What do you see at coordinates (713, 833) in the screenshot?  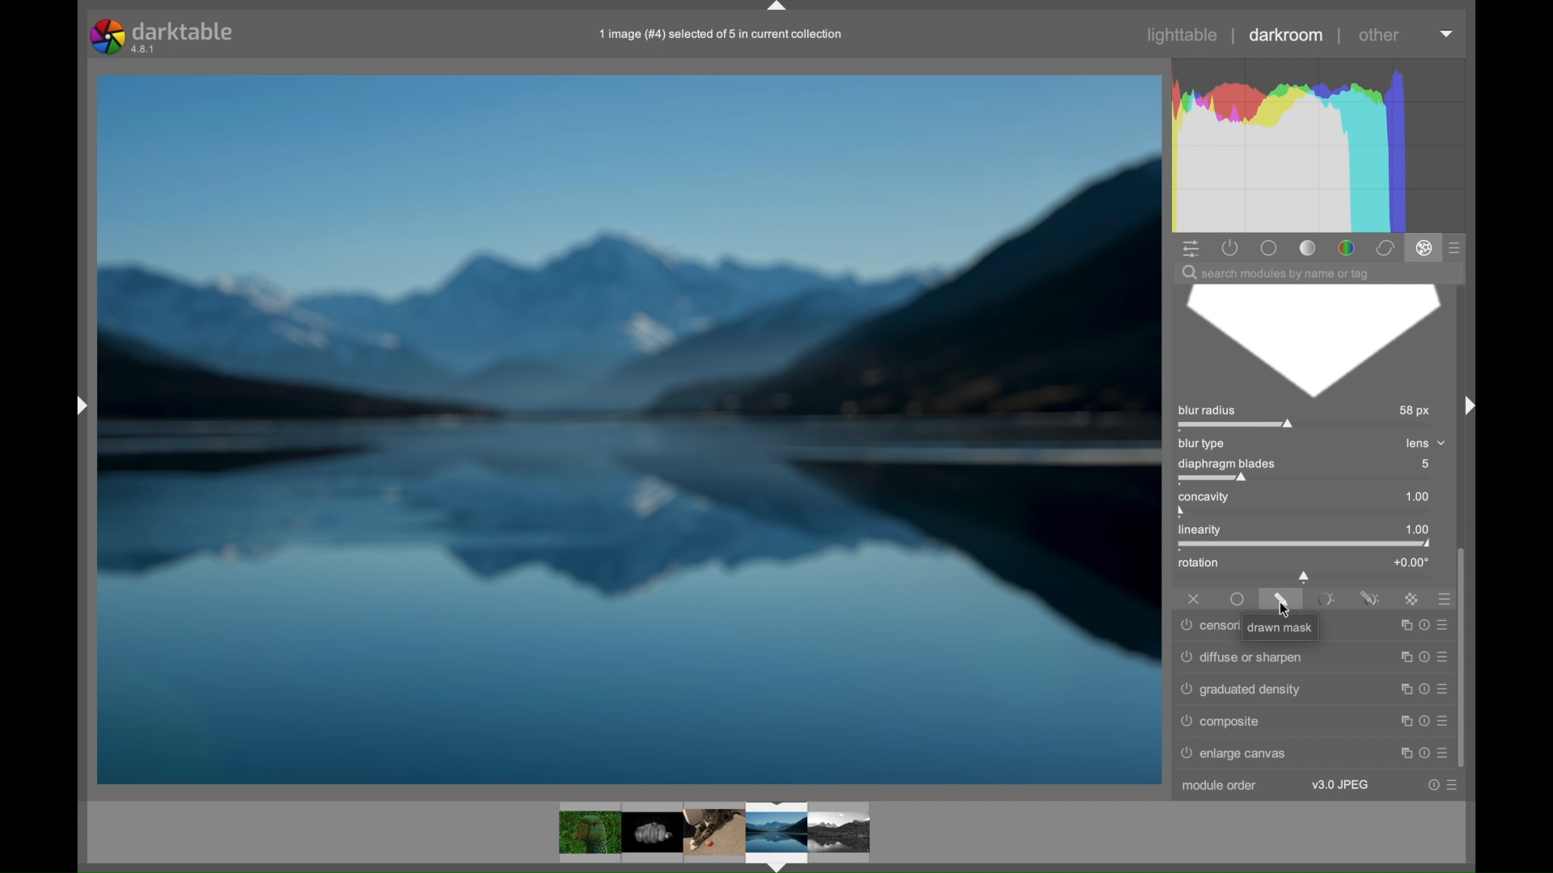 I see `shapes` at bounding box center [713, 833].